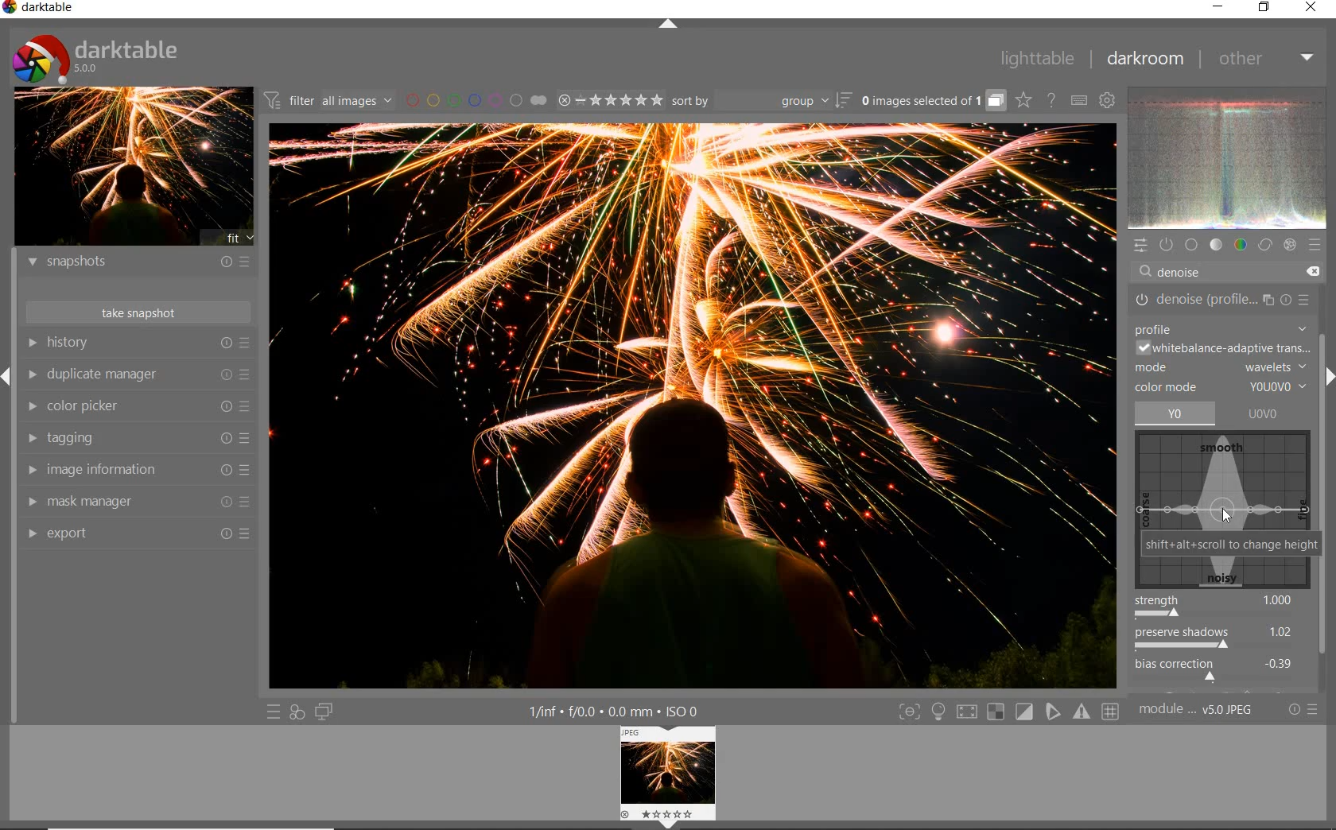  Describe the element at coordinates (1008, 711) in the screenshot. I see `Toggle modes` at that location.